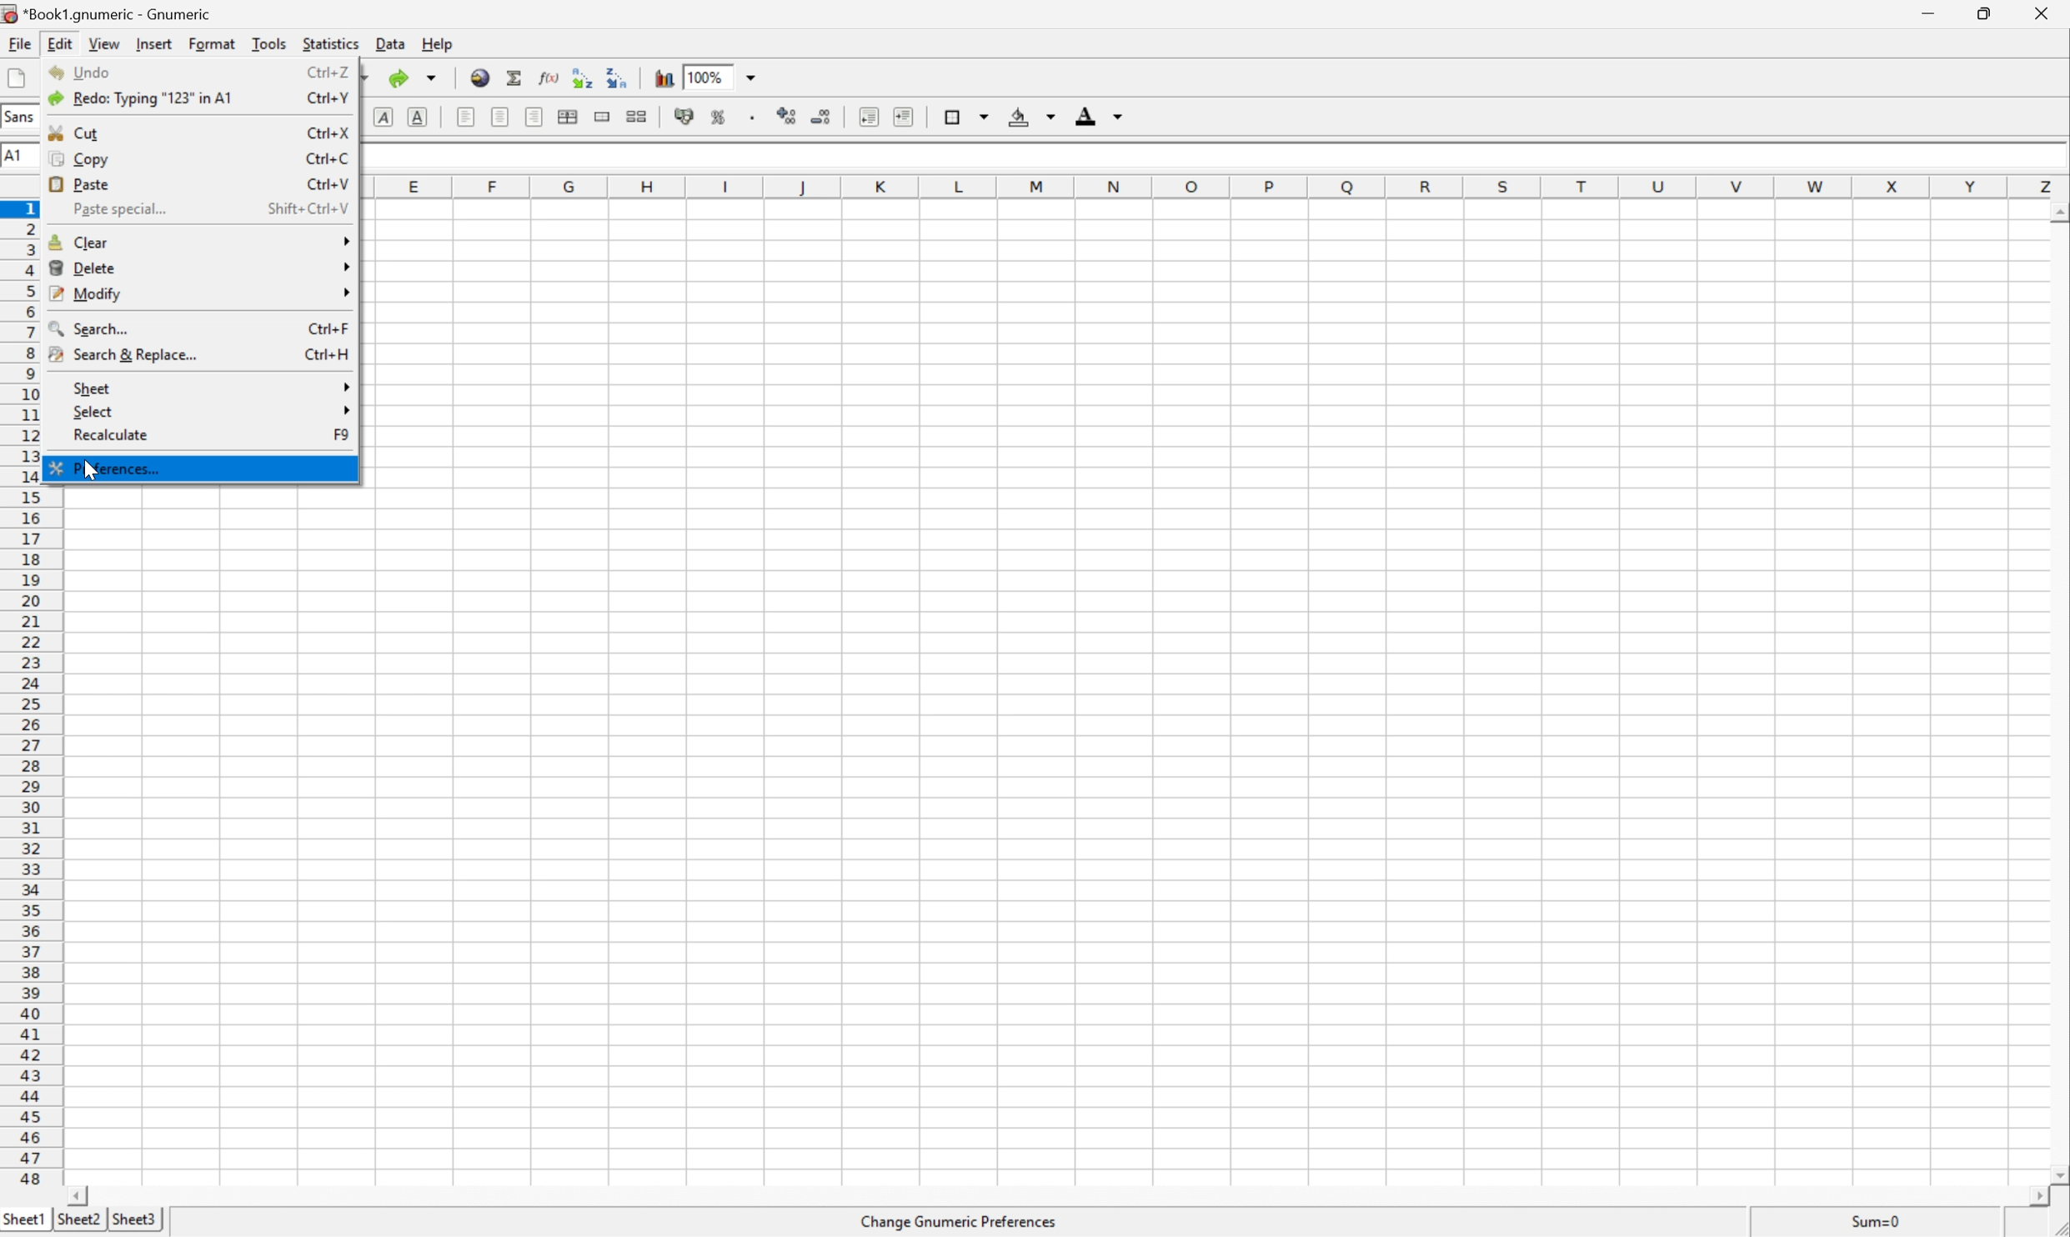 The image size is (2070, 1237). Describe the element at coordinates (617, 77) in the screenshot. I see `Sort the selected region in descending order based on the first column selected` at that location.